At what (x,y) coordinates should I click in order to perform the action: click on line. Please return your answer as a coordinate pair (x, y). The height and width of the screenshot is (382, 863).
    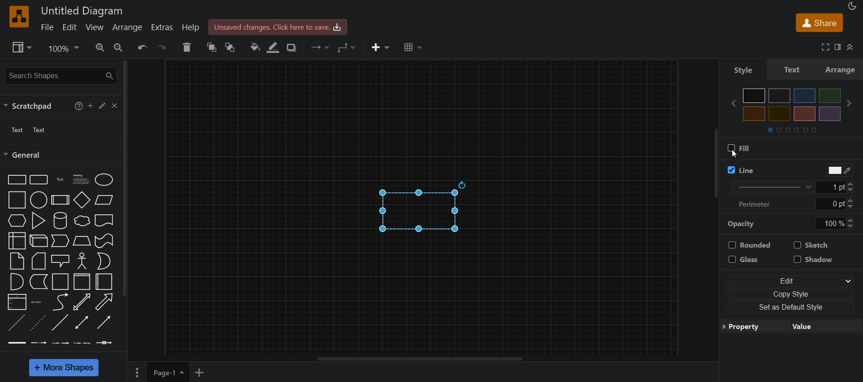
    Looking at the image, I should click on (60, 323).